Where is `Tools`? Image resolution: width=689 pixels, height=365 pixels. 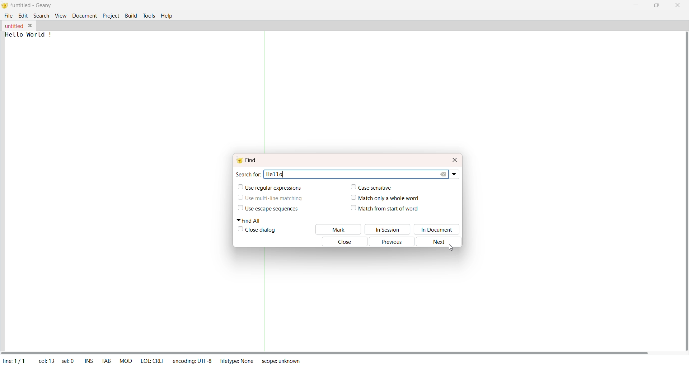 Tools is located at coordinates (149, 15).